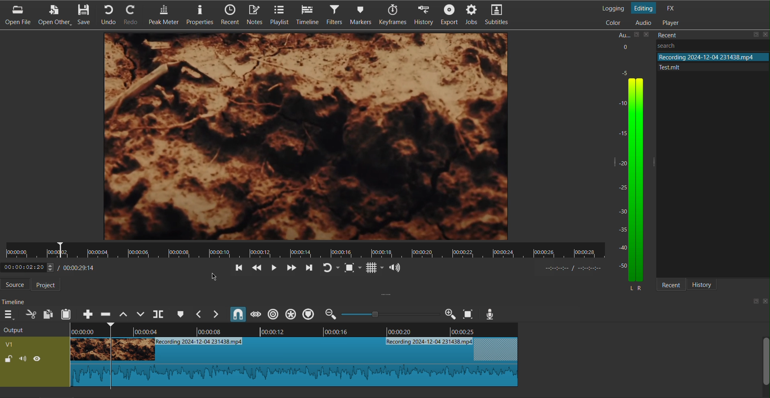  Describe the element at coordinates (291, 268) in the screenshot. I see `Skip Forward` at that location.